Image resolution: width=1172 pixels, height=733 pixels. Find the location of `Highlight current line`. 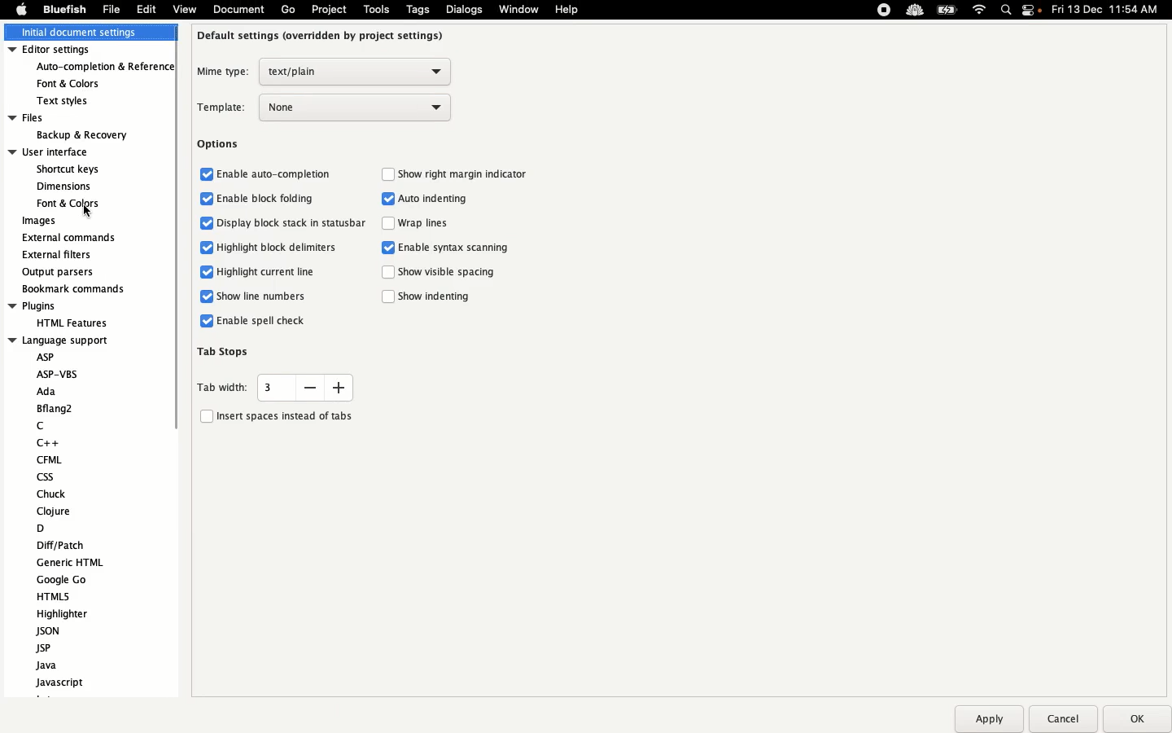

Highlight current line is located at coordinates (253, 273).